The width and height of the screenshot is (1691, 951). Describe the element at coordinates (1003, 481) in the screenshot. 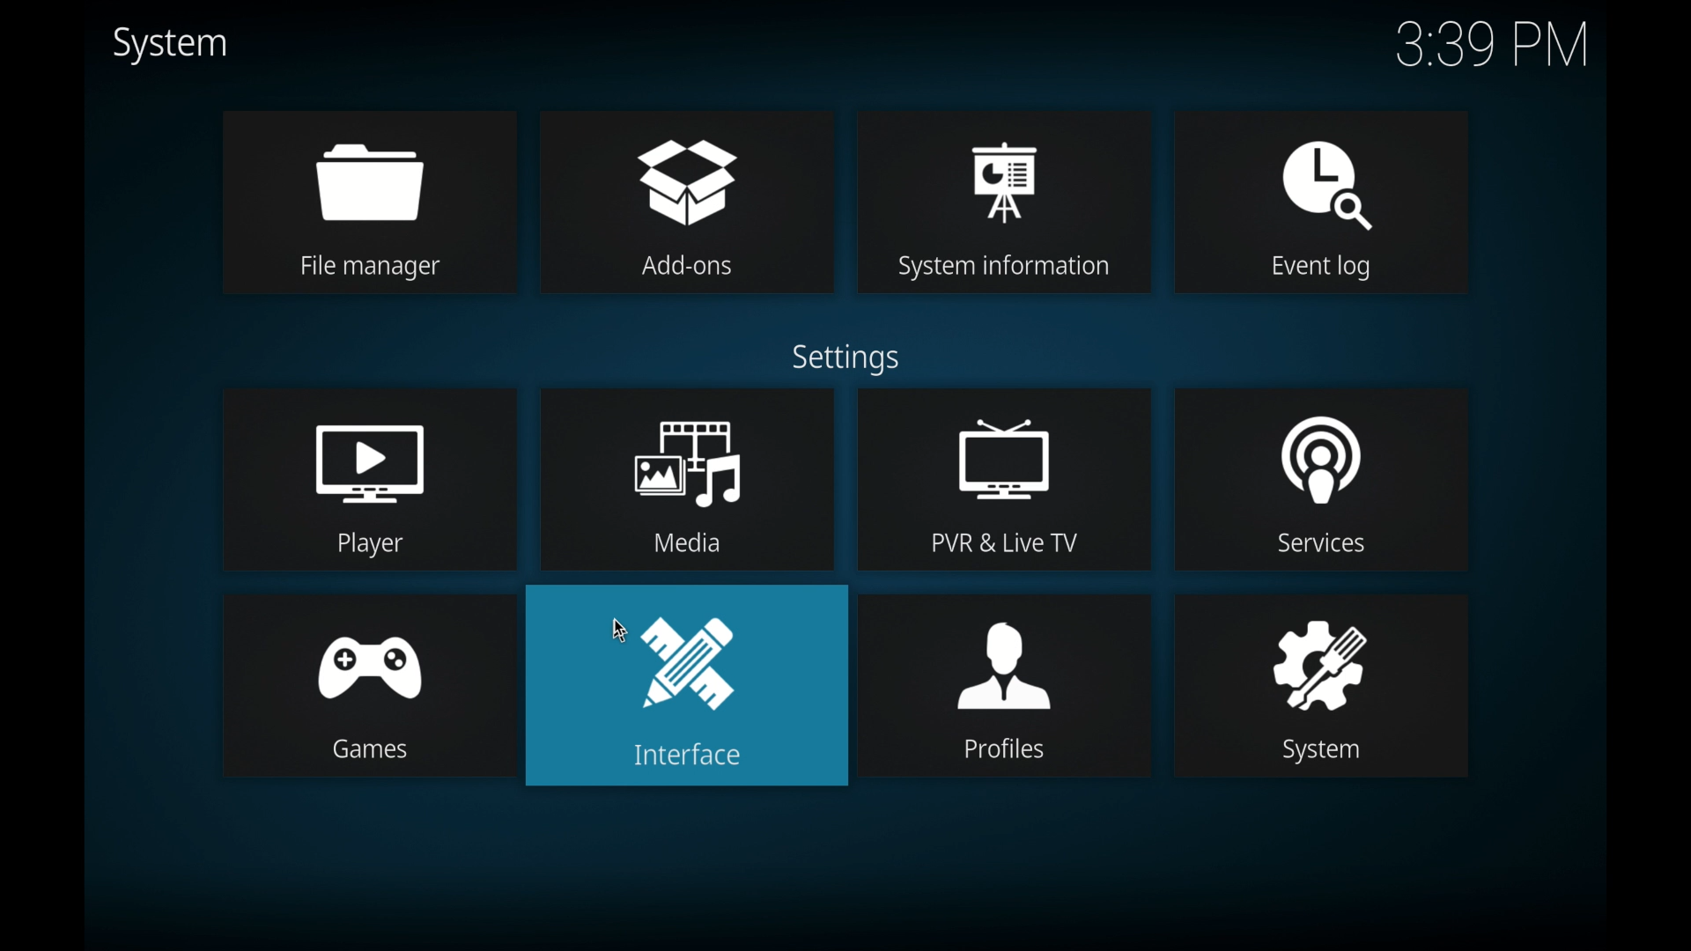

I see `pvr live tv` at that location.